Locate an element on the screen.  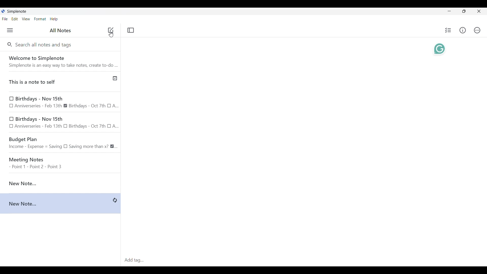
Add new note is located at coordinates (111, 36).